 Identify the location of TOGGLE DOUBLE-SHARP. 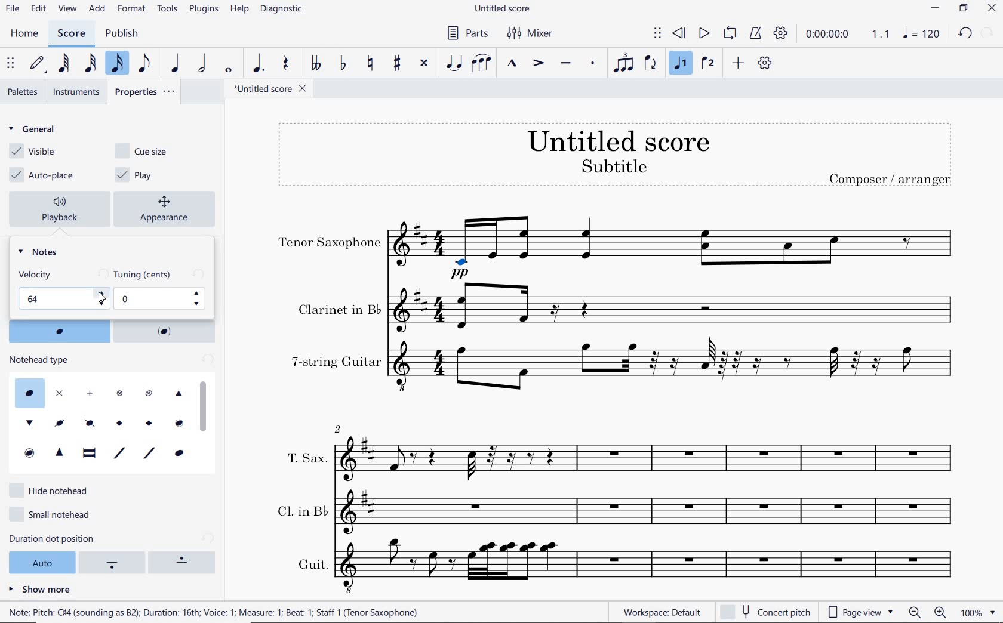
(425, 64).